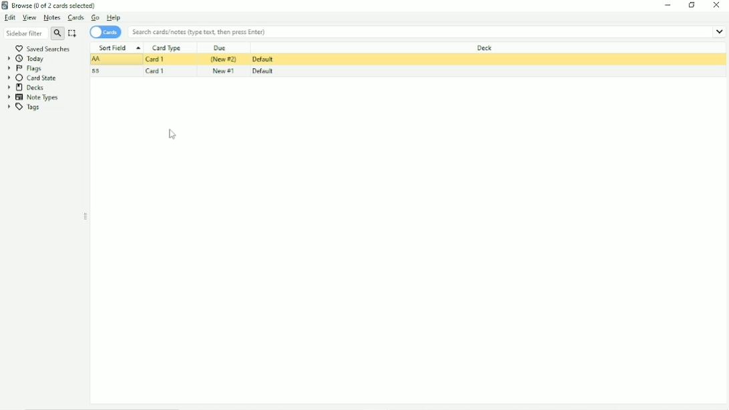 This screenshot has height=410, width=729. I want to click on ss, so click(97, 71).